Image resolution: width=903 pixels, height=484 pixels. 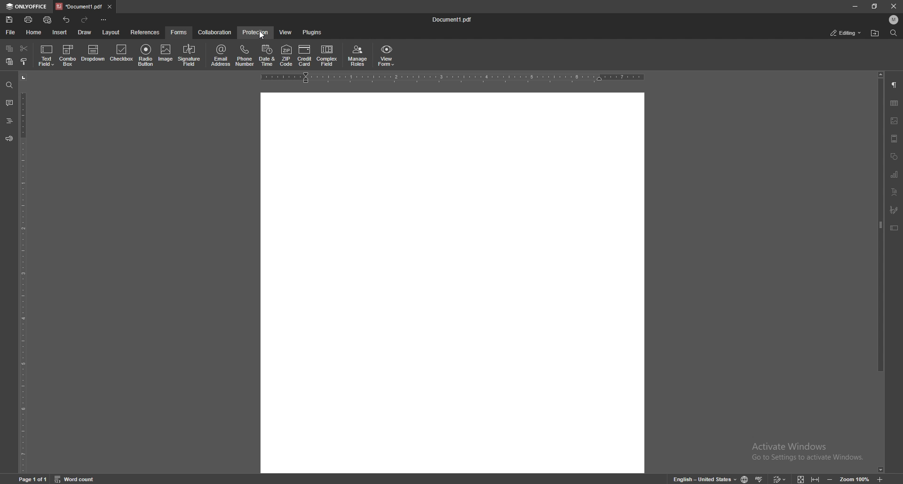 What do you see at coordinates (284, 33) in the screenshot?
I see `view` at bounding box center [284, 33].